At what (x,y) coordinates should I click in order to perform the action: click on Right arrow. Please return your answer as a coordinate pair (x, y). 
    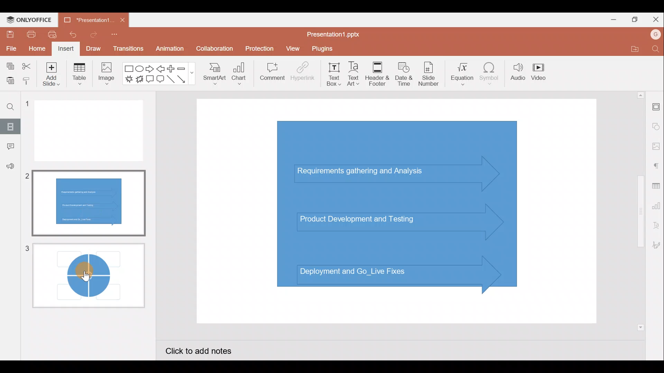
    Looking at the image, I should click on (150, 69).